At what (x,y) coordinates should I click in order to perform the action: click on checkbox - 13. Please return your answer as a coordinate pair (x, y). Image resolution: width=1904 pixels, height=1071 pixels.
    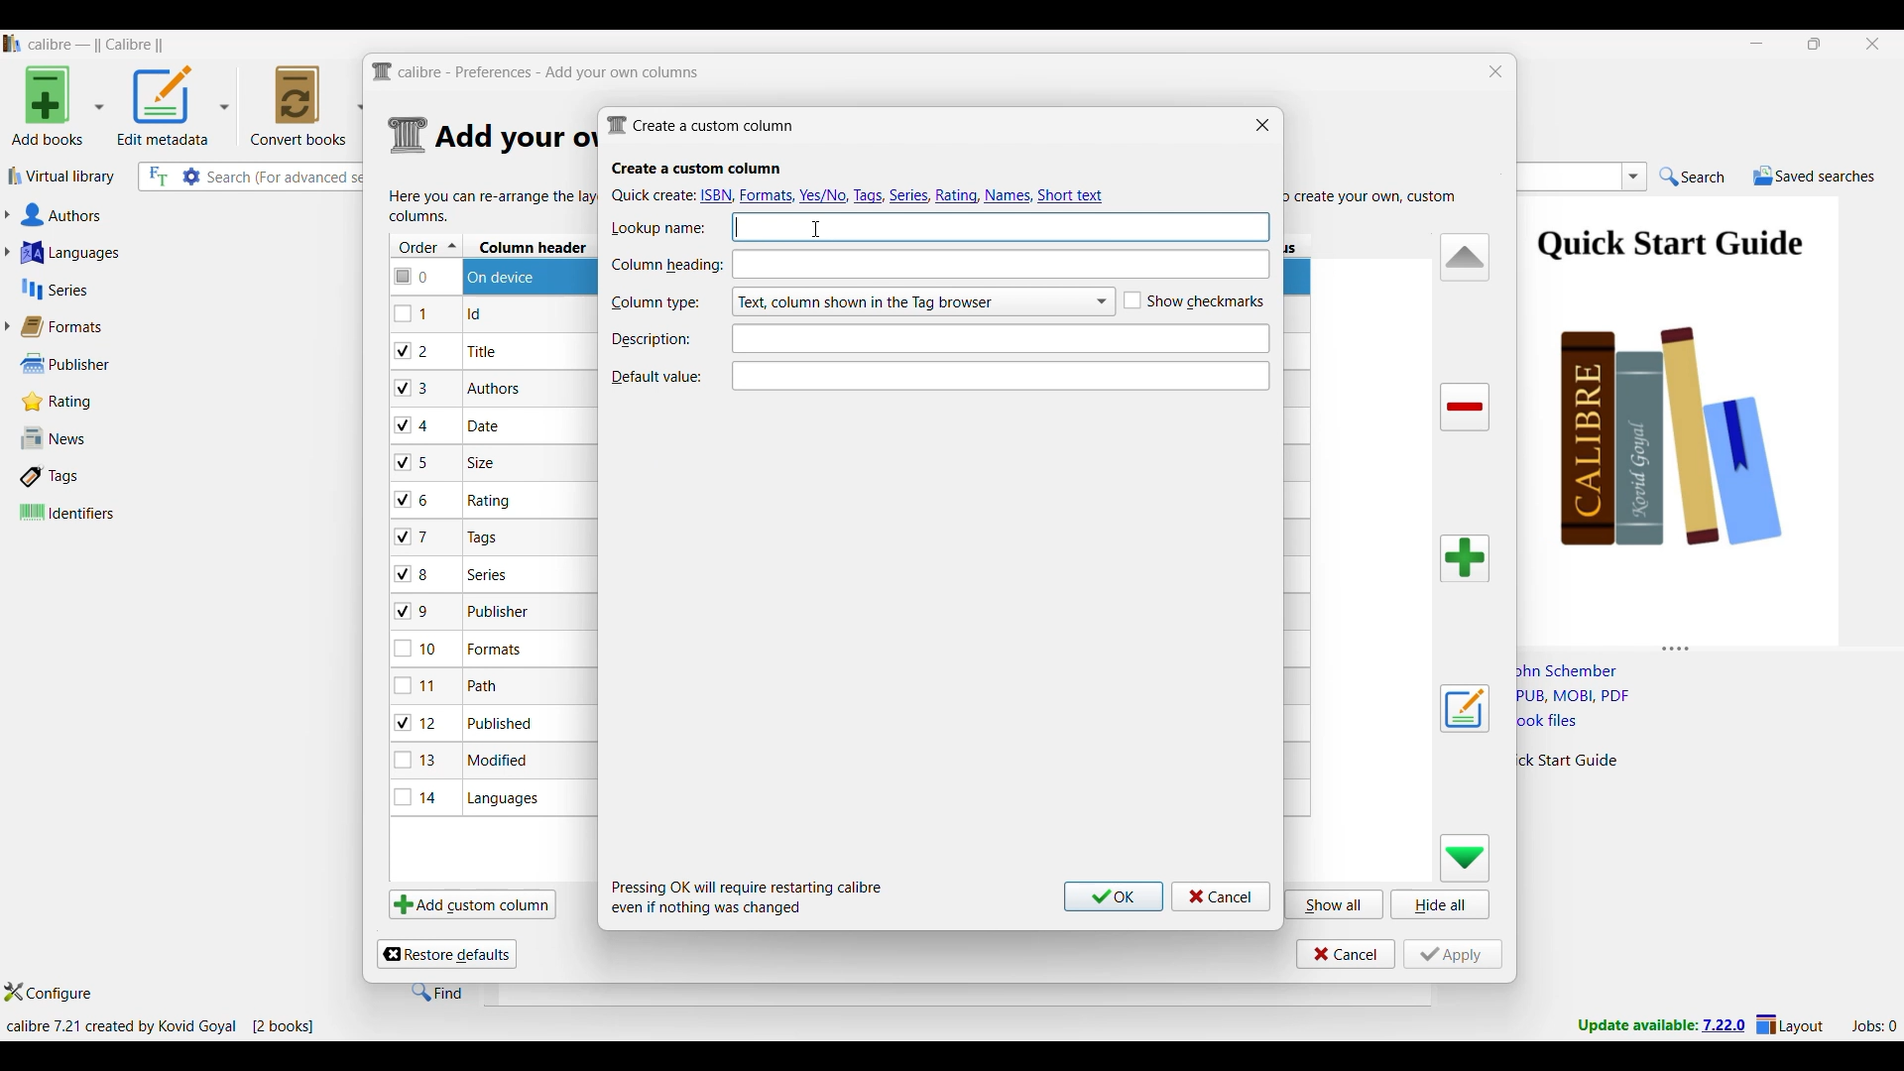
    Looking at the image, I should click on (416, 760).